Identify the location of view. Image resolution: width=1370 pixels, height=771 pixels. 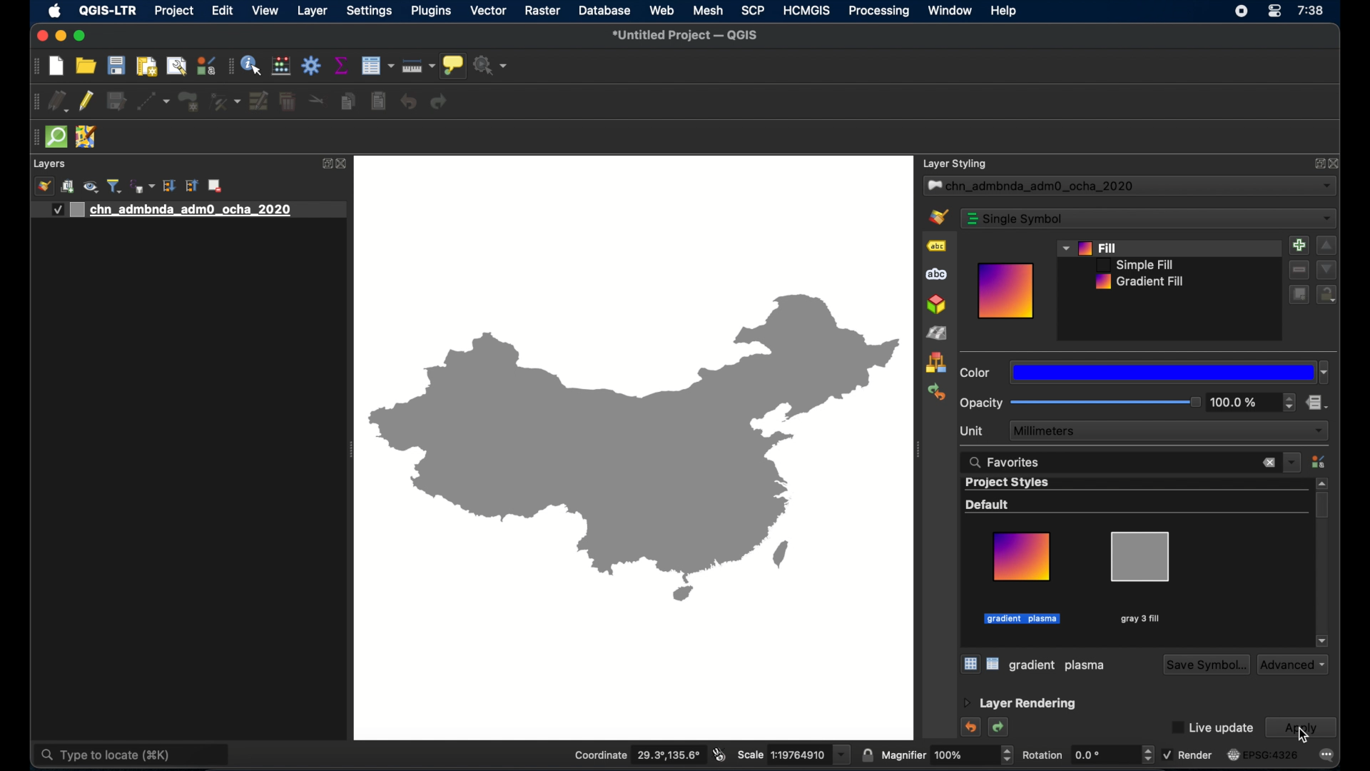
(265, 10).